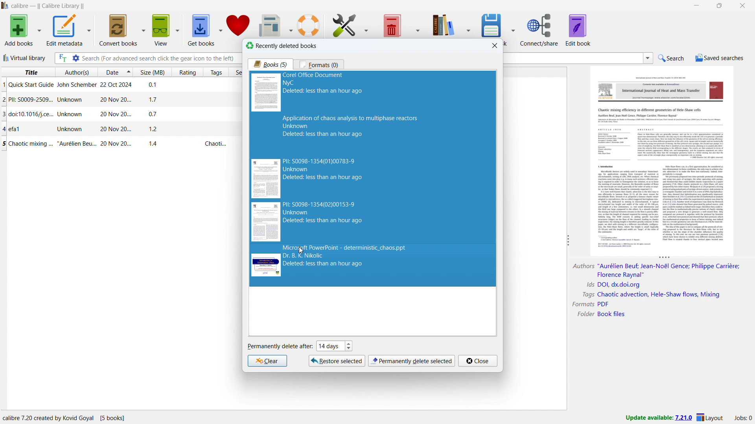  What do you see at coordinates (269, 24) in the screenshot?
I see `fetch news` at bounding box center [269, 24].